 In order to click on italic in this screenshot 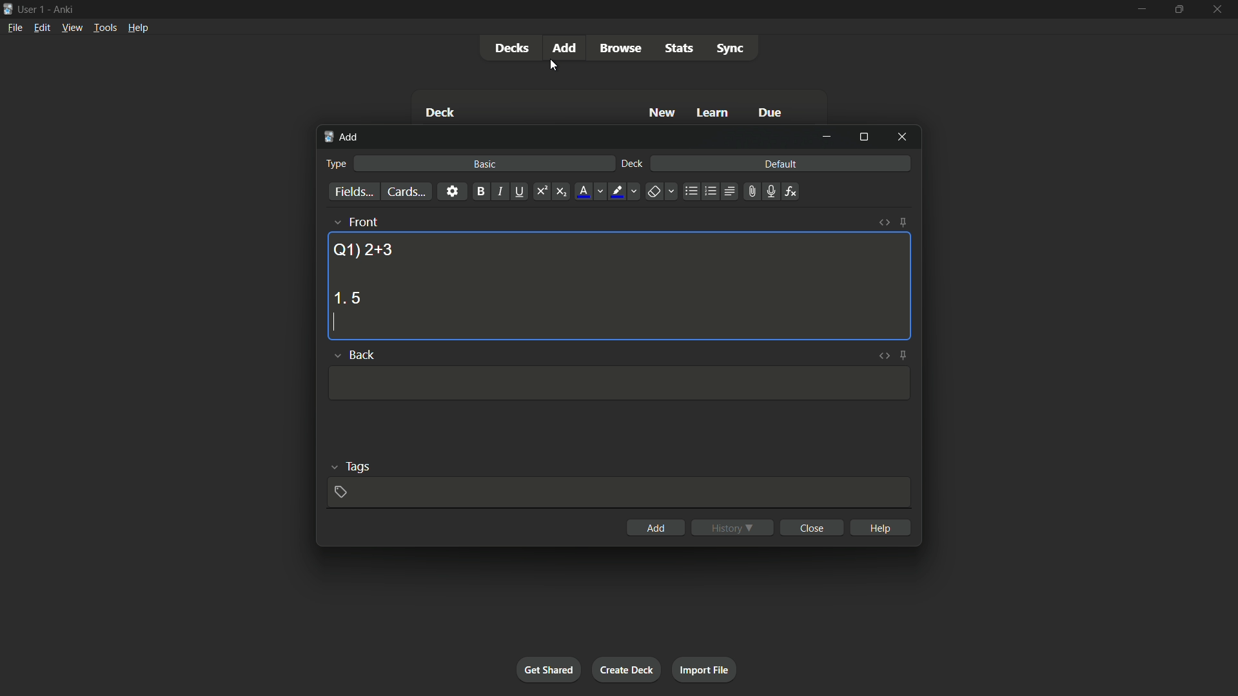, I will do `click(499, 191)`.